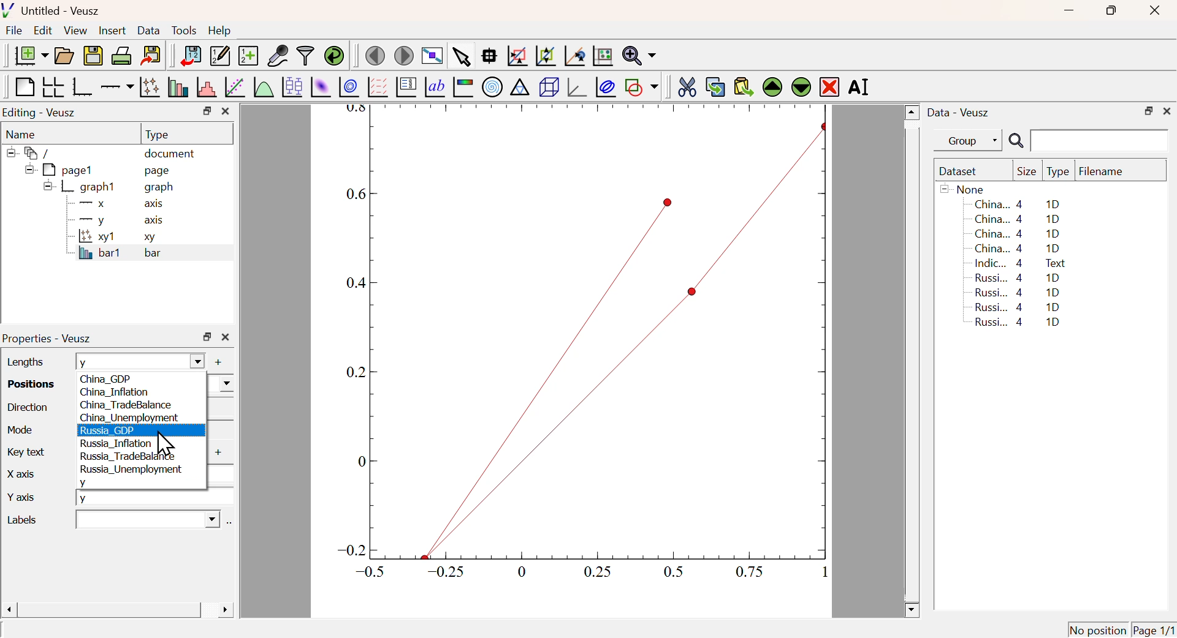  I want to click on 3D Scene, so click(549, 87).